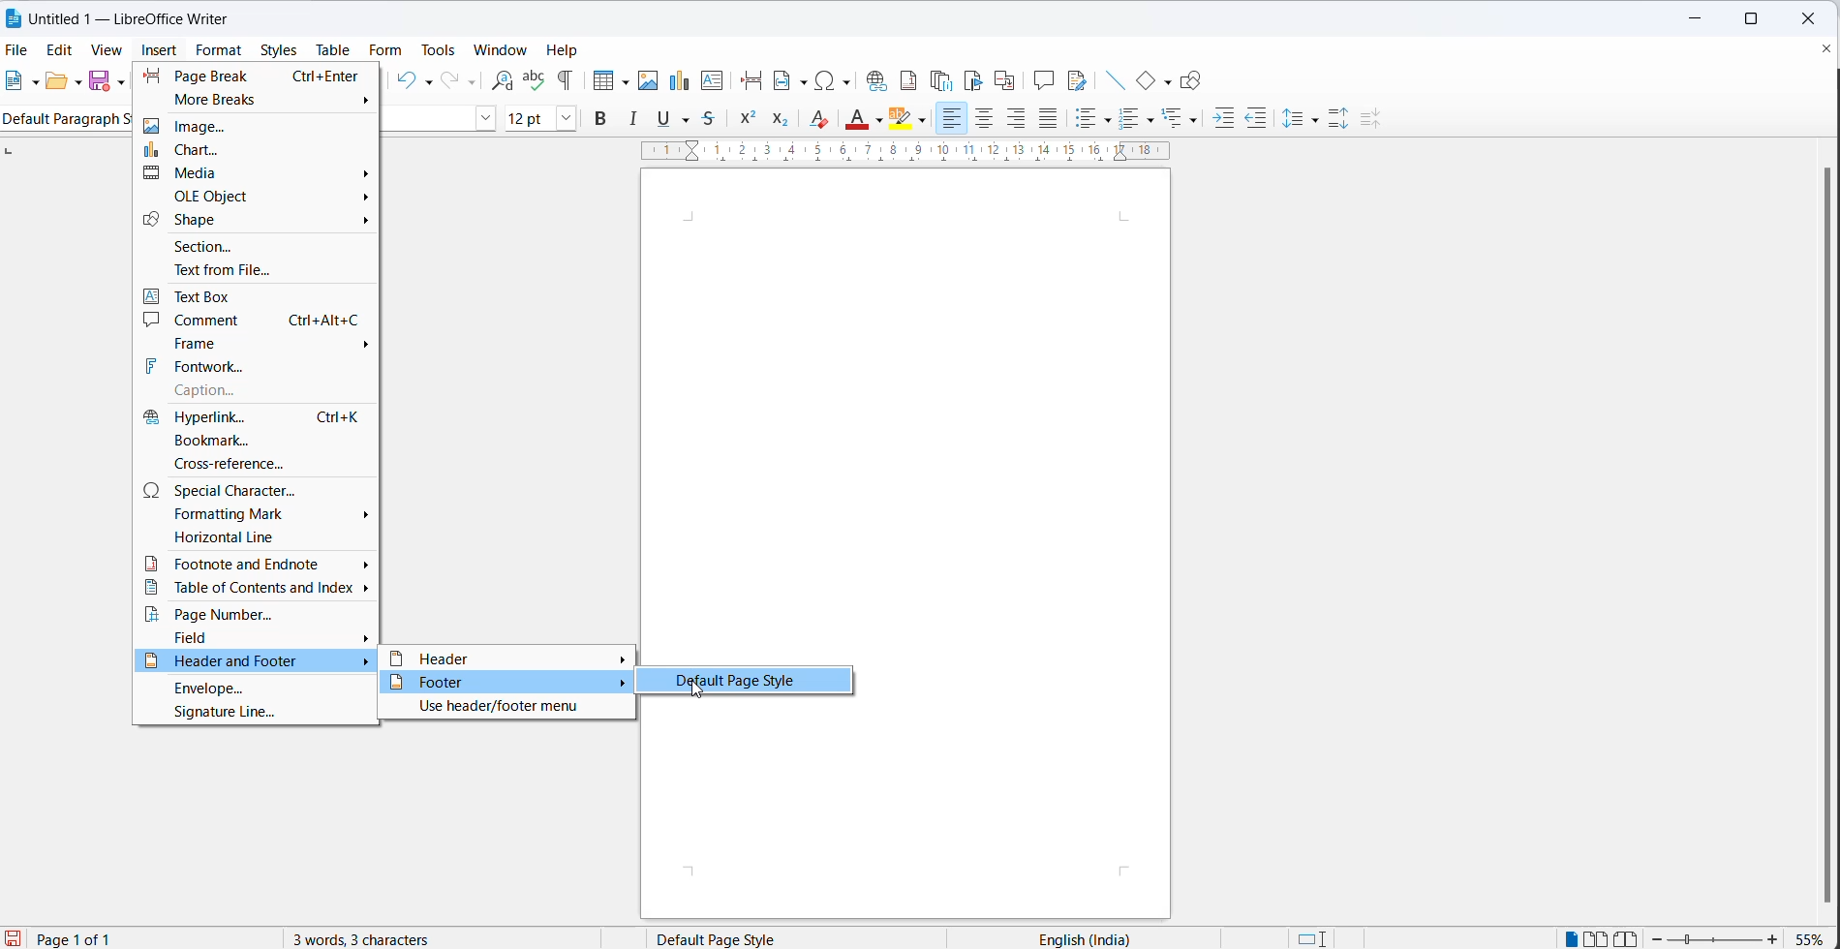 The width and height of the screenshot is (1840, 949). I want to click on zoom increase, so click(1776, 938).